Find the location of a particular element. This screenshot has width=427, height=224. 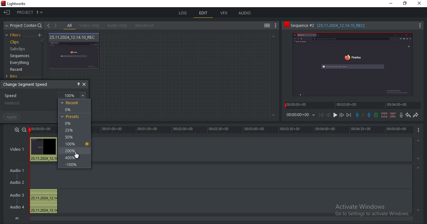

audio is located at coordinates (245, 13).